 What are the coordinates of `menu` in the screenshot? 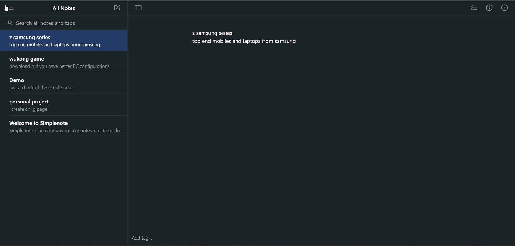 It's located at (11, 9).